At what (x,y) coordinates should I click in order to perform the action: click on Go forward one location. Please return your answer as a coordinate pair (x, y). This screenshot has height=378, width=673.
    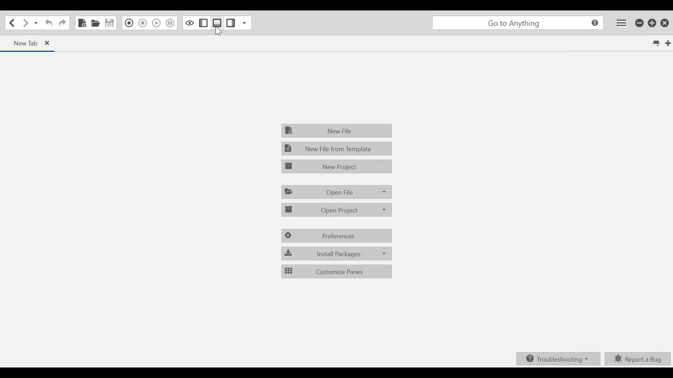
    Looking at the image, I should click on (25, 22).